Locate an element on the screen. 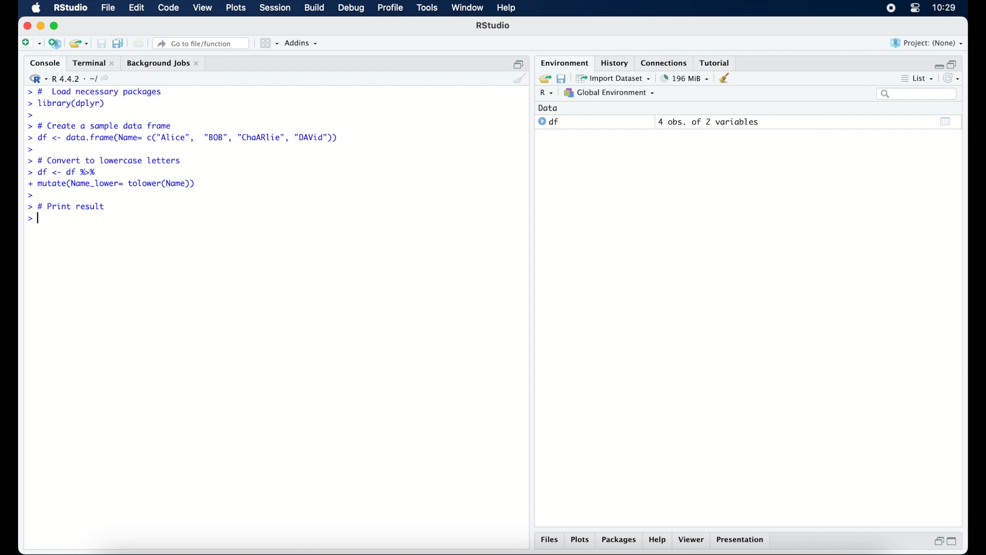 This screenshot has height=555, width=986. environment is located at coordinates (563, 62).